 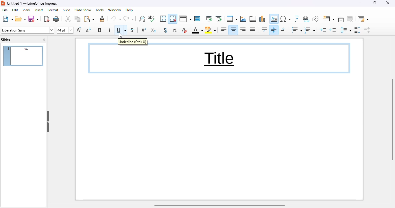 What do you see at coordinates (129, 18) in the screenshot?
I see `redo` at bounding box center [129, 18].